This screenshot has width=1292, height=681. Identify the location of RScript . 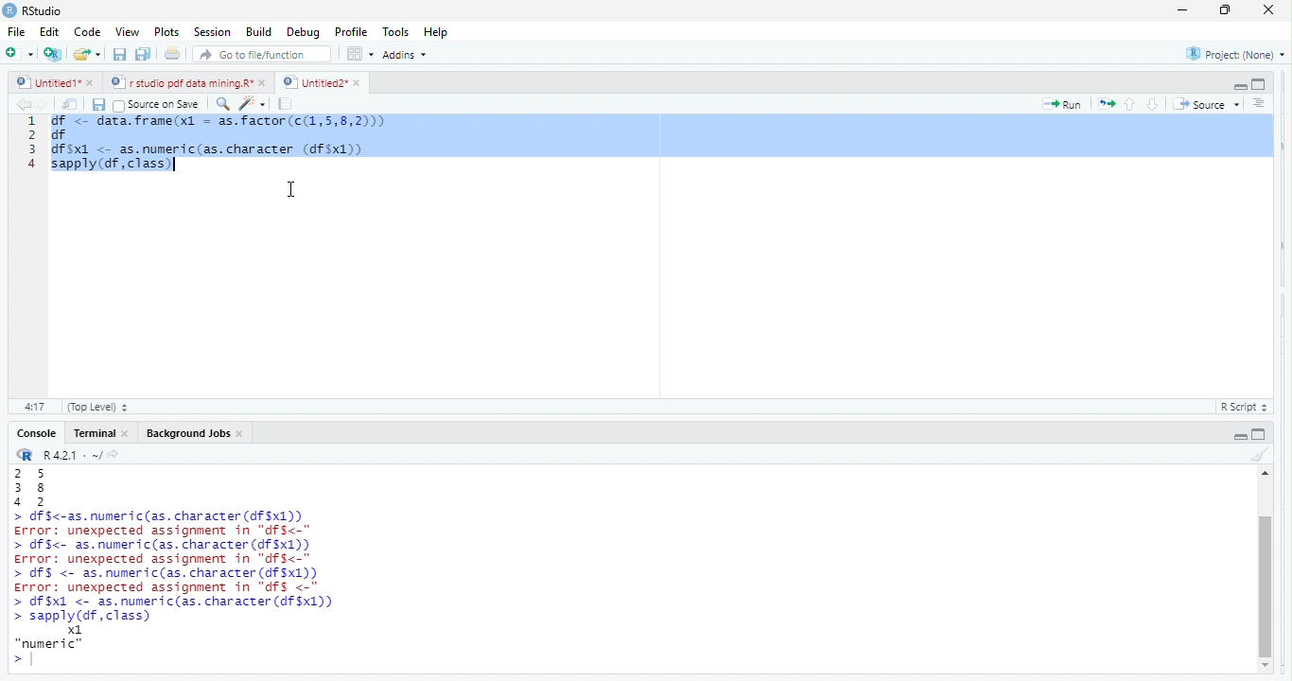
(1241, 407).